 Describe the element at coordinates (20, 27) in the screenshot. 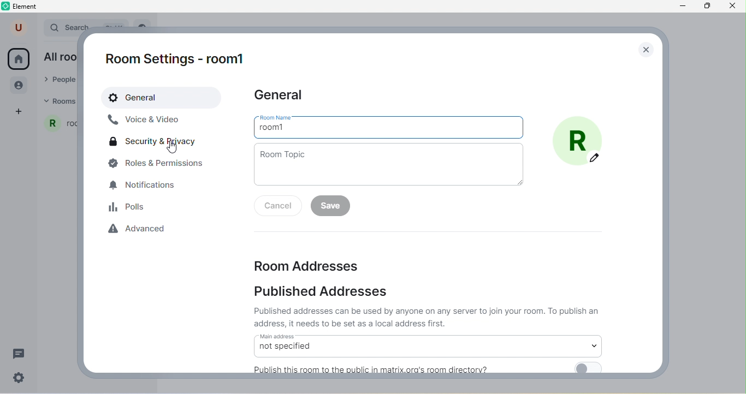

I see `user` at that location.